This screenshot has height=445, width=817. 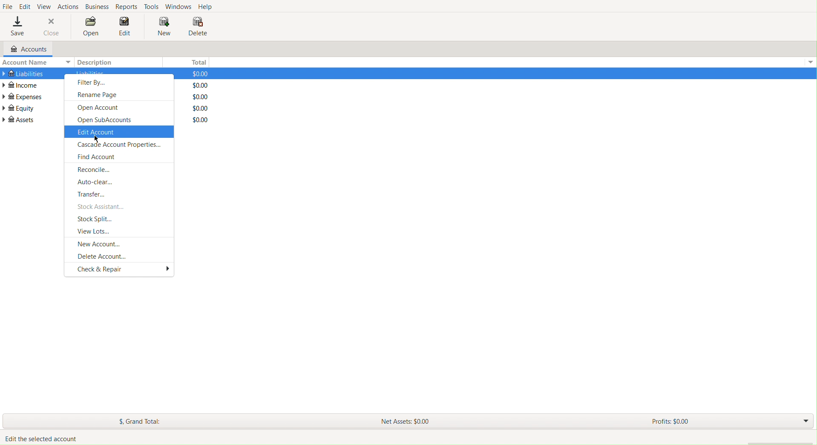 What do you see at coordinates (91, 28) in the screenshot?
I see `Open` at bounding box center [91, 28].